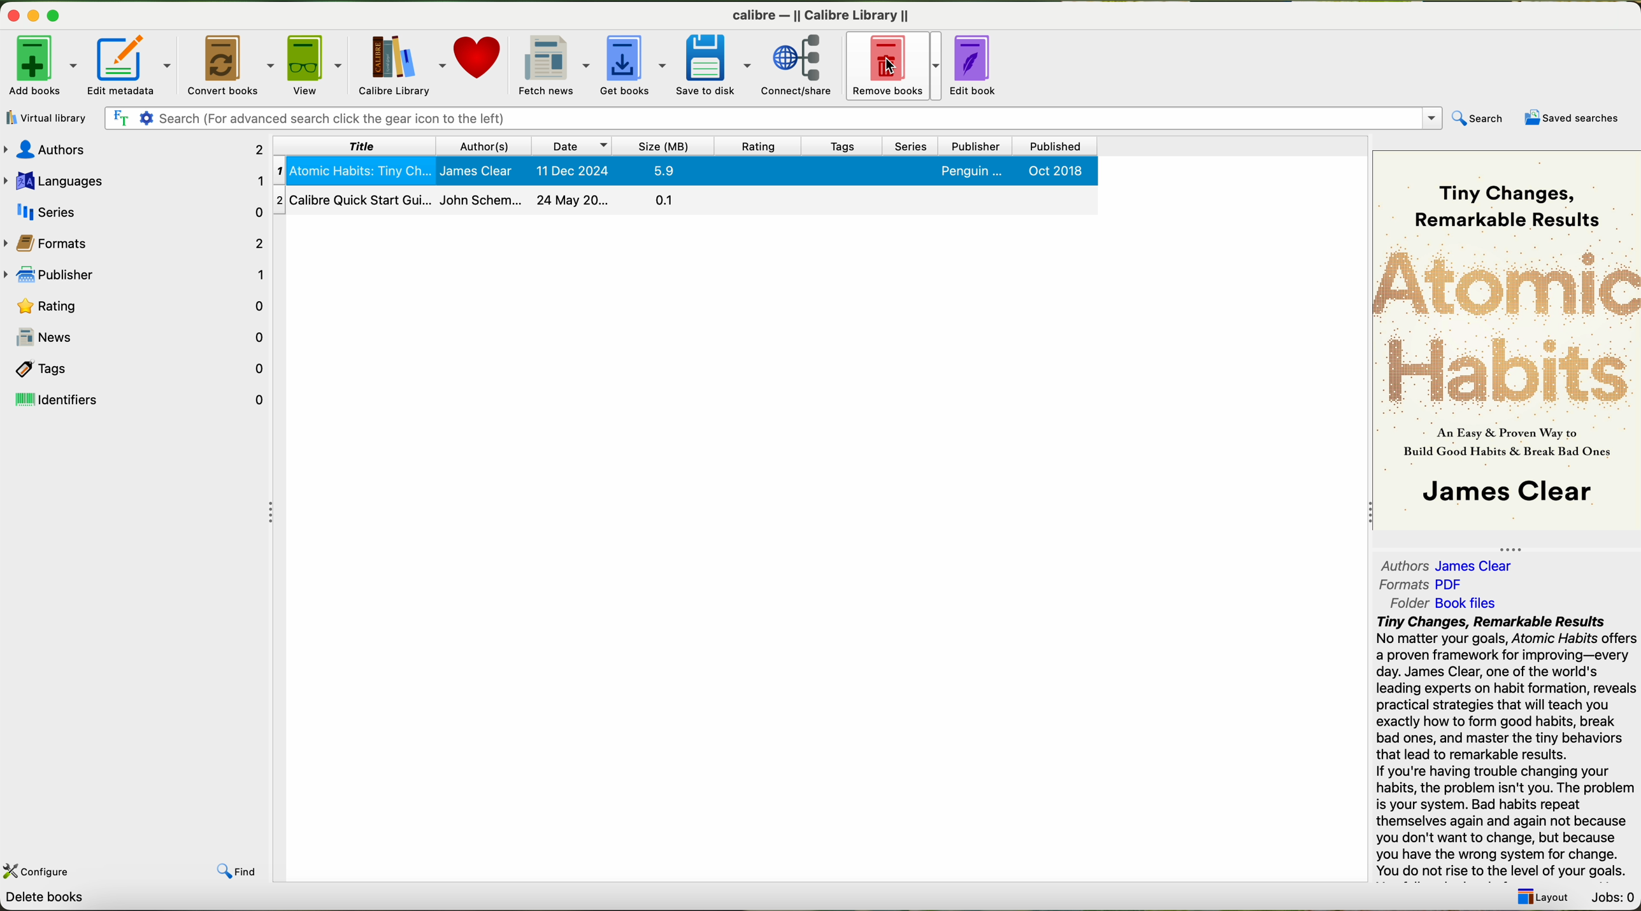 The width and height of the screenshot is (1641, 911). What do you see at coordinates (664, 145) in the screenshot?
I see `size` at bounding box center [664, 145].